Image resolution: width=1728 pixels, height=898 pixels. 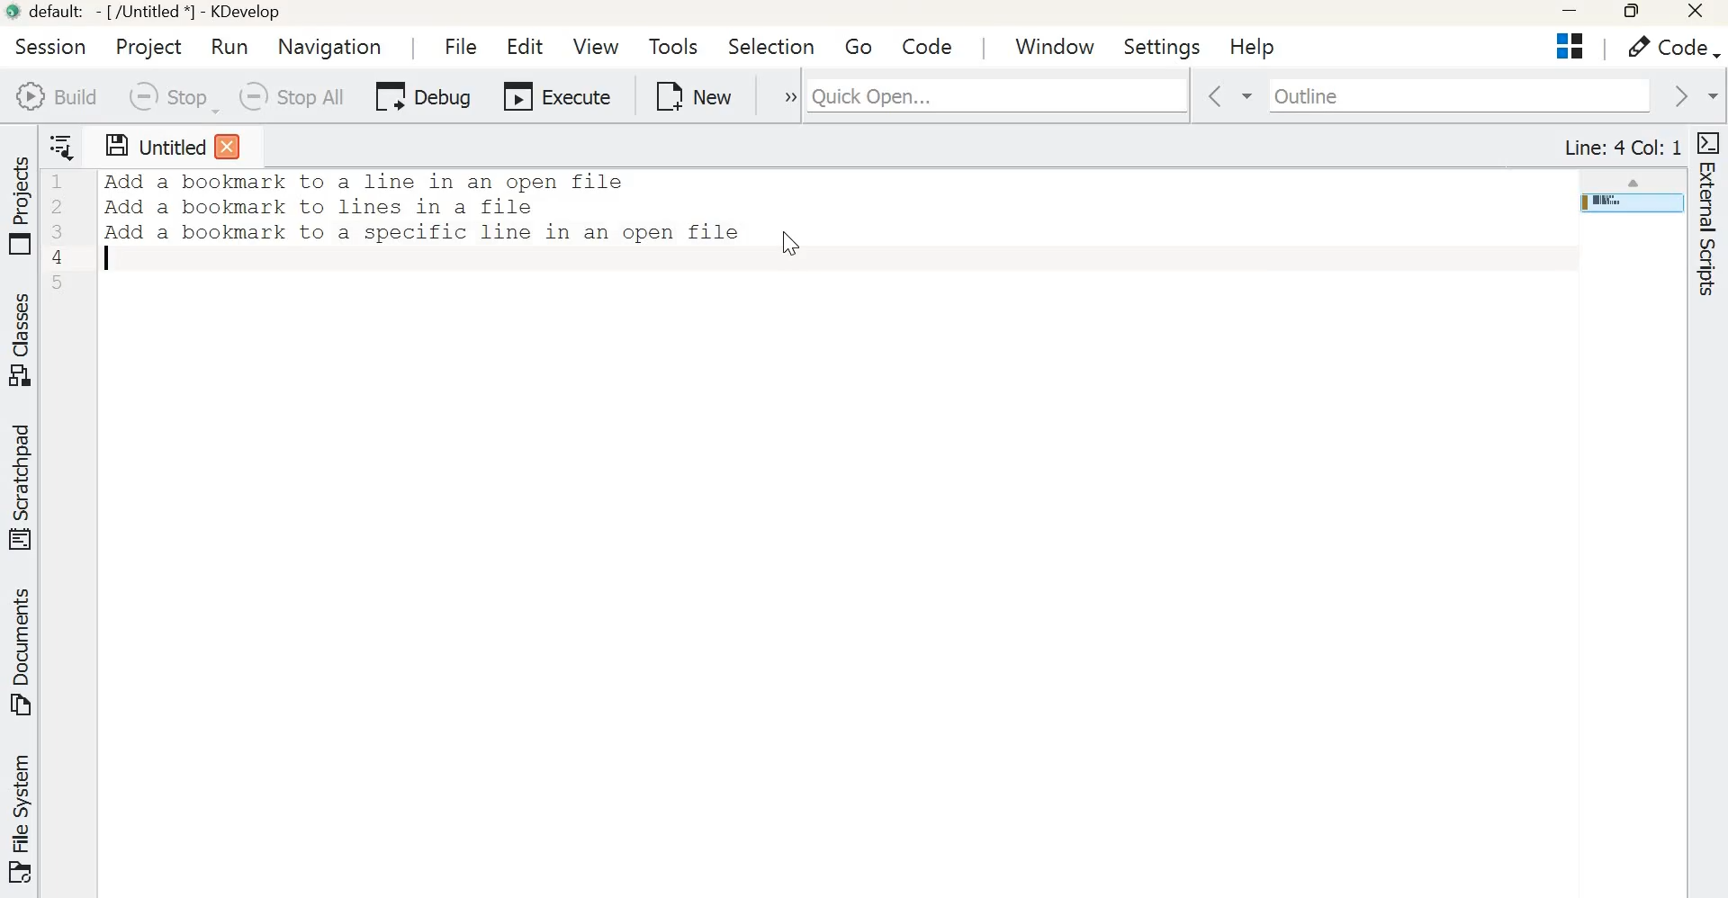 What do you see at coordinates (1456, 95) in the screenshot?
I see `Outline` at bounding box center [1456, 95].